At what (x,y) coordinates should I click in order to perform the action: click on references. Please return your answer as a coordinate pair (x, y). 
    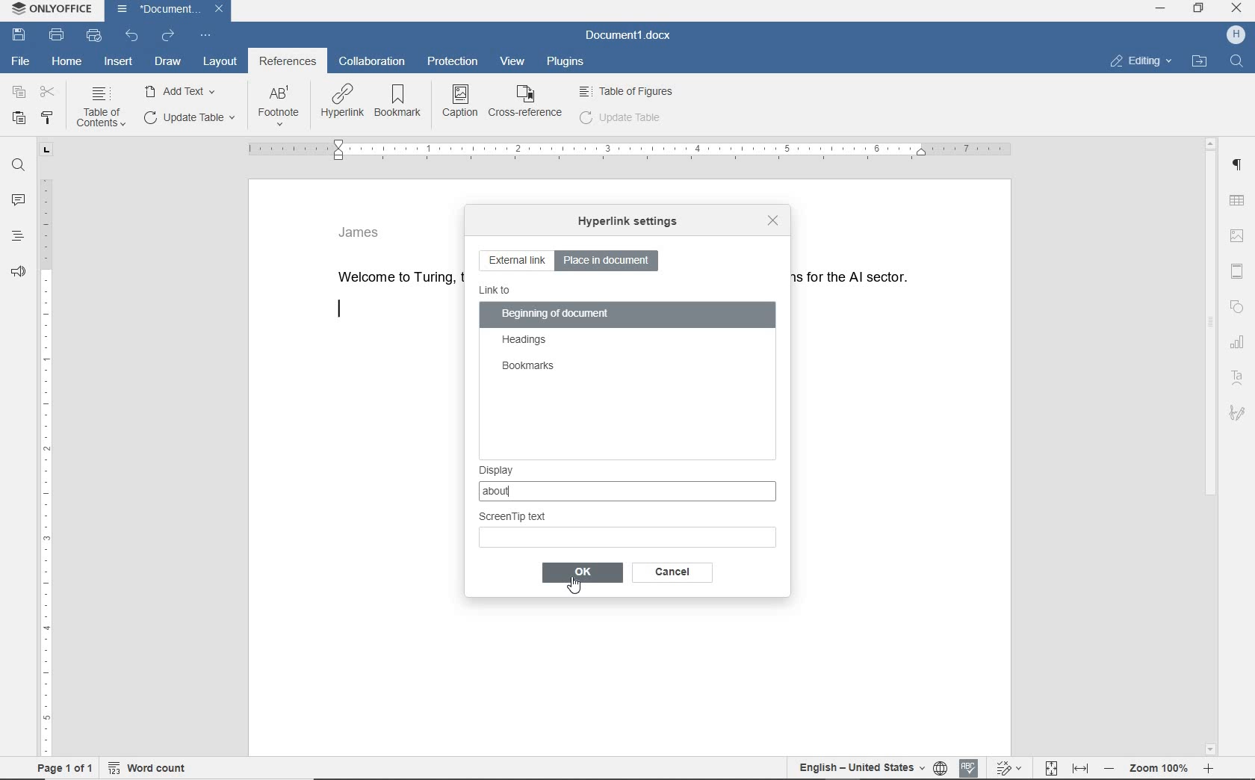
    Looking at the image, I should click on (288, 63).